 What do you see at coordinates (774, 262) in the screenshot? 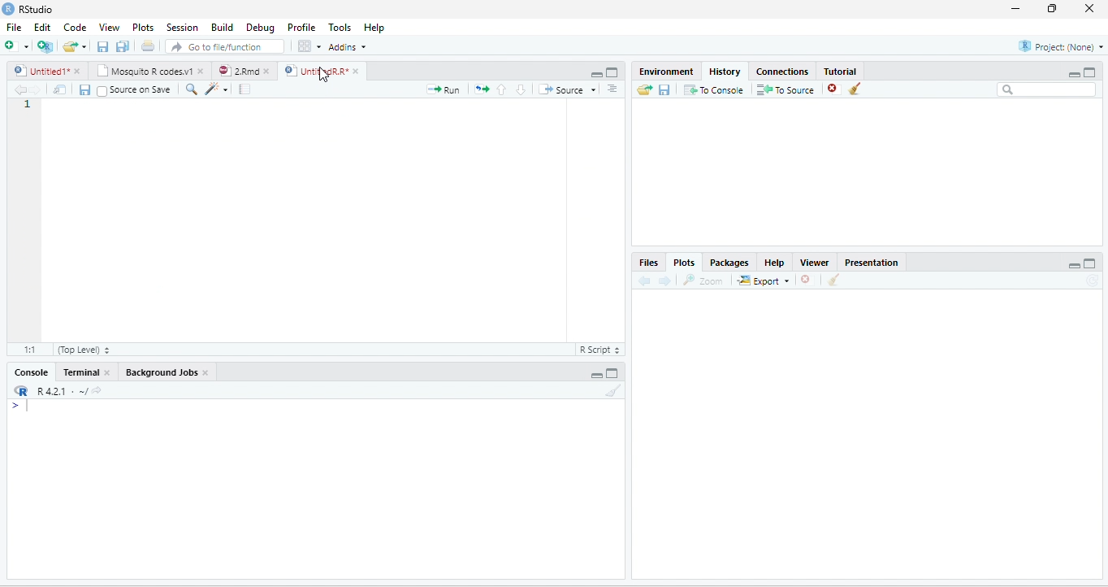
I see `Help` at bounding box center [774, 262].